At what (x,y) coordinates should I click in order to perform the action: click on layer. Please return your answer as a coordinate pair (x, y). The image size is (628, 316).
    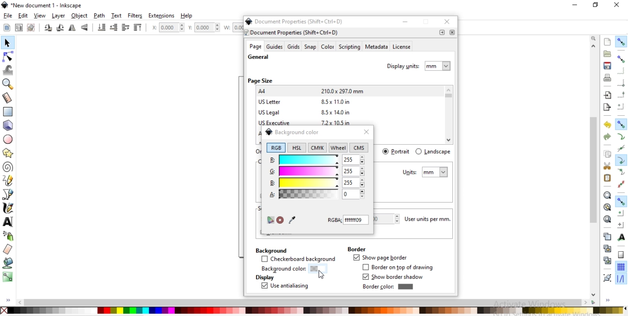
    Looking at the image, I should click on (59, 16).